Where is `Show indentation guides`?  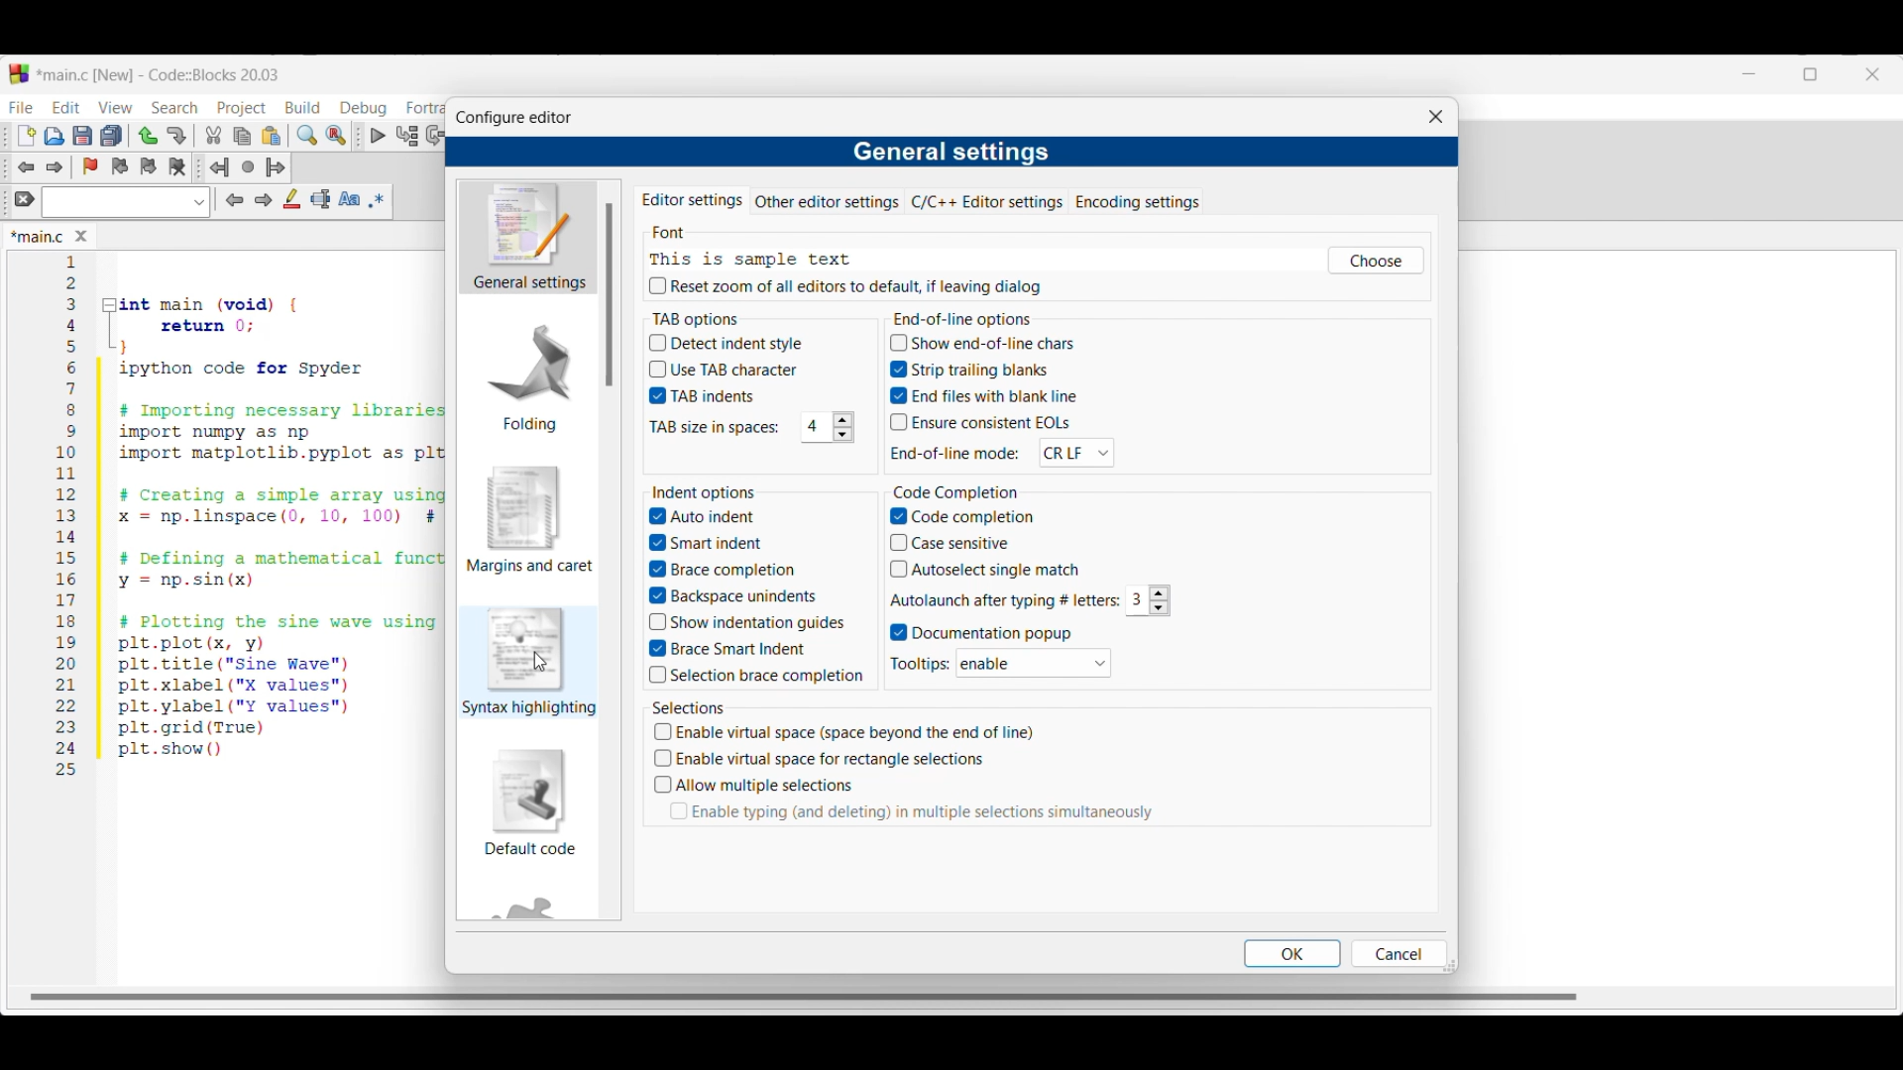
Show indentation guides is located at coordinates (751, 621).